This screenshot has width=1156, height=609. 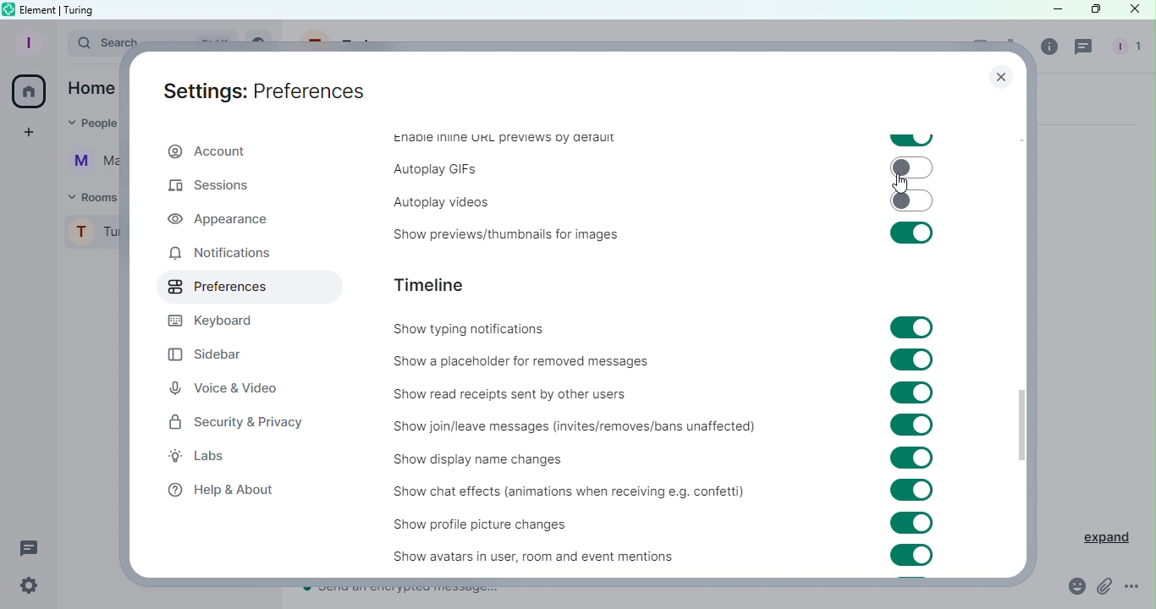 What do you see at coordinates (91, 87) in the screenshot?
I see `Home ` at bounding box center [91, 87].